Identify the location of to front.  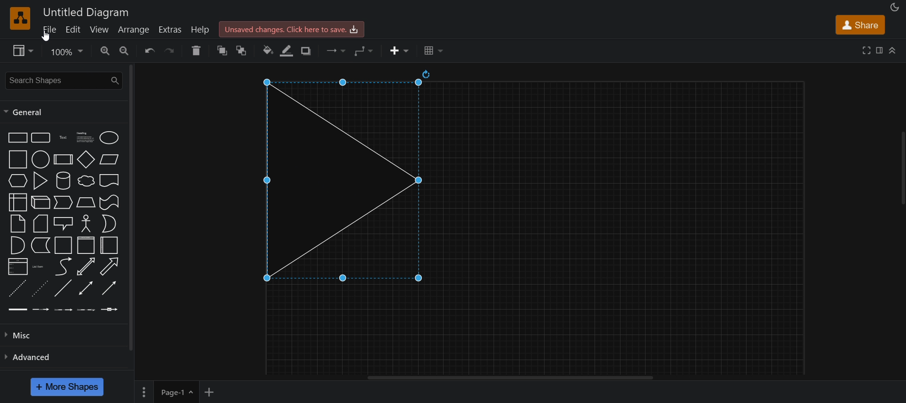
(220, 50).